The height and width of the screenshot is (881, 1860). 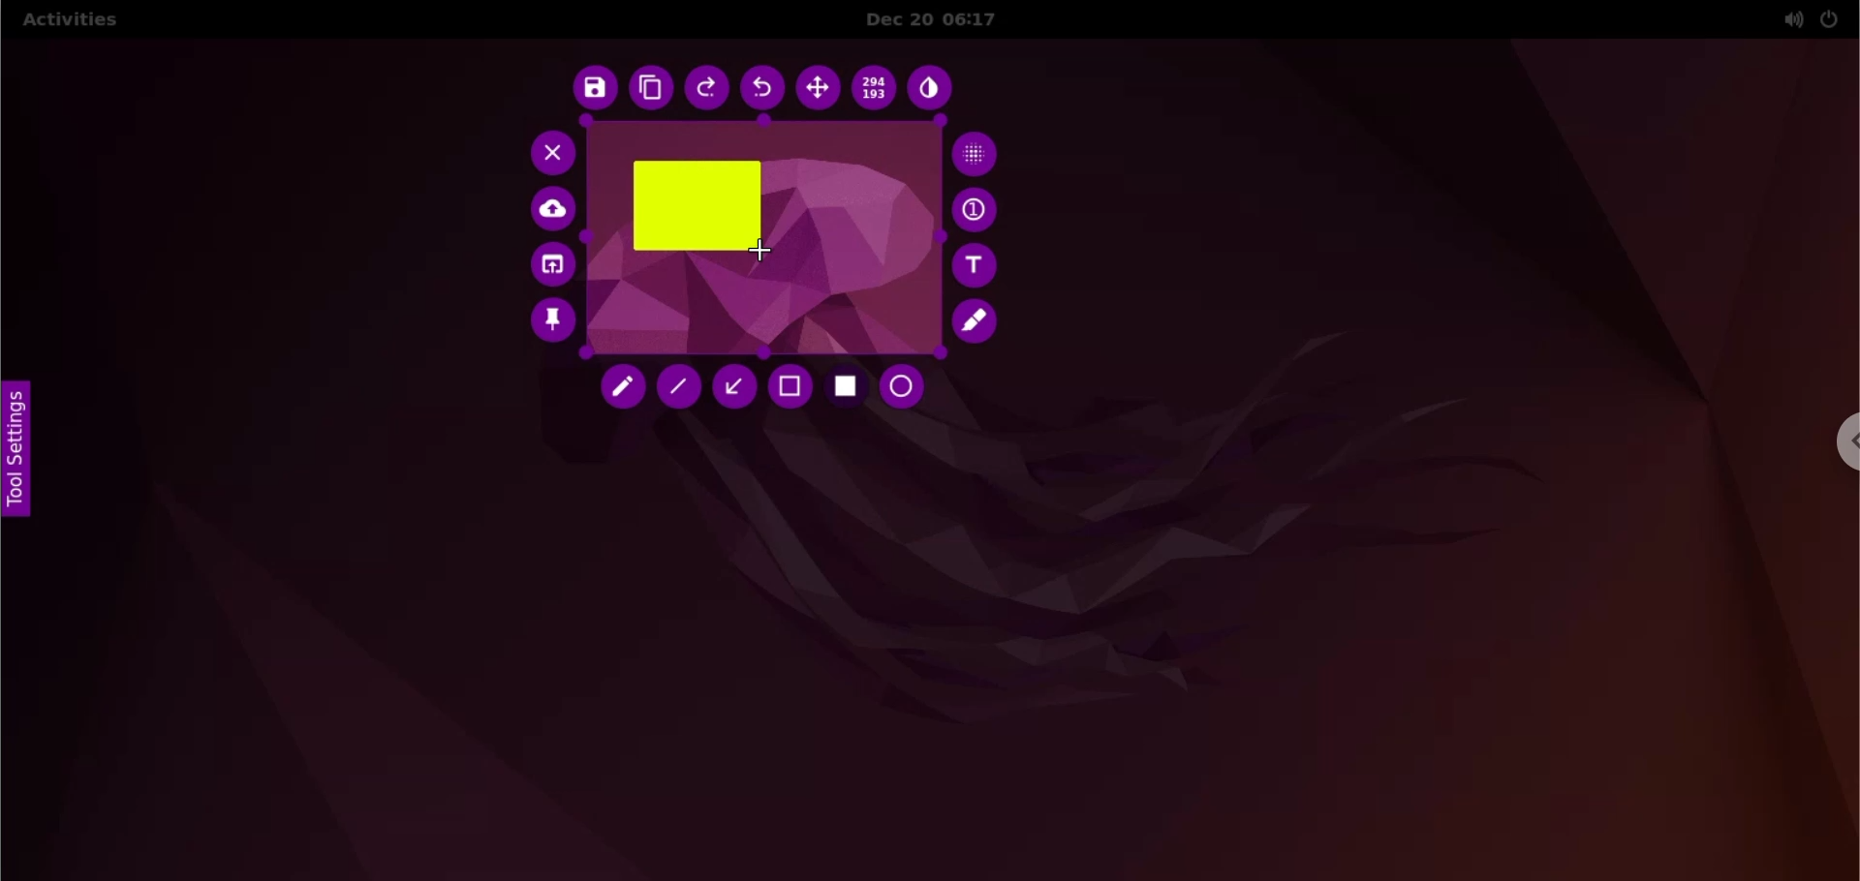 What do you see at coordinates (626, 390) in the screenshot?
I see `pencil` at bounding box center [626, 390].